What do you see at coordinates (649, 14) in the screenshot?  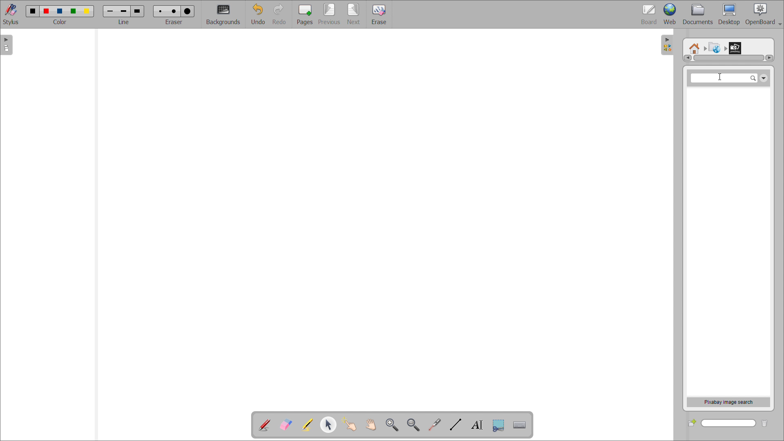 I see `board` at bounding box center [649, 14].